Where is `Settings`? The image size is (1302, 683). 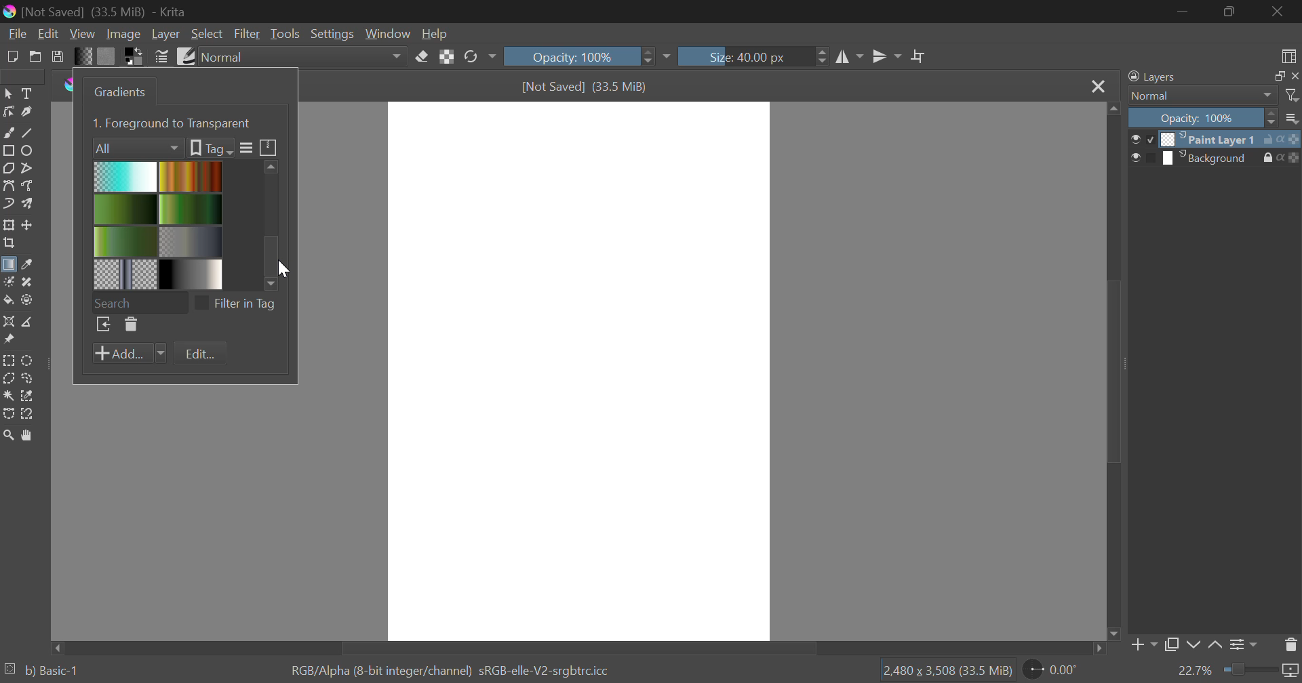 Settings is located at coordinates (331, 34).